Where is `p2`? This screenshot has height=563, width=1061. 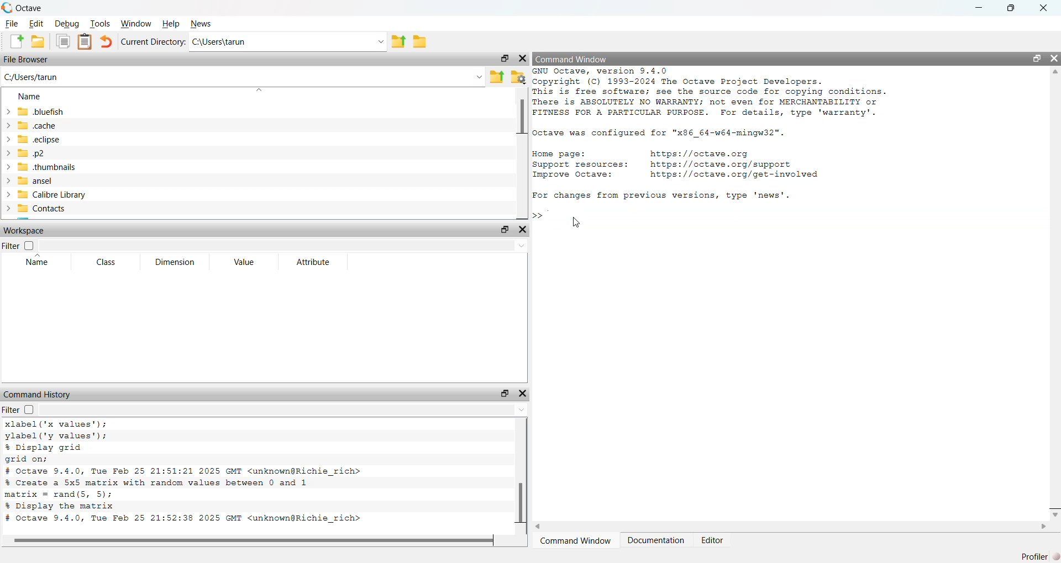
p2 is located at coordinates (32, 153).